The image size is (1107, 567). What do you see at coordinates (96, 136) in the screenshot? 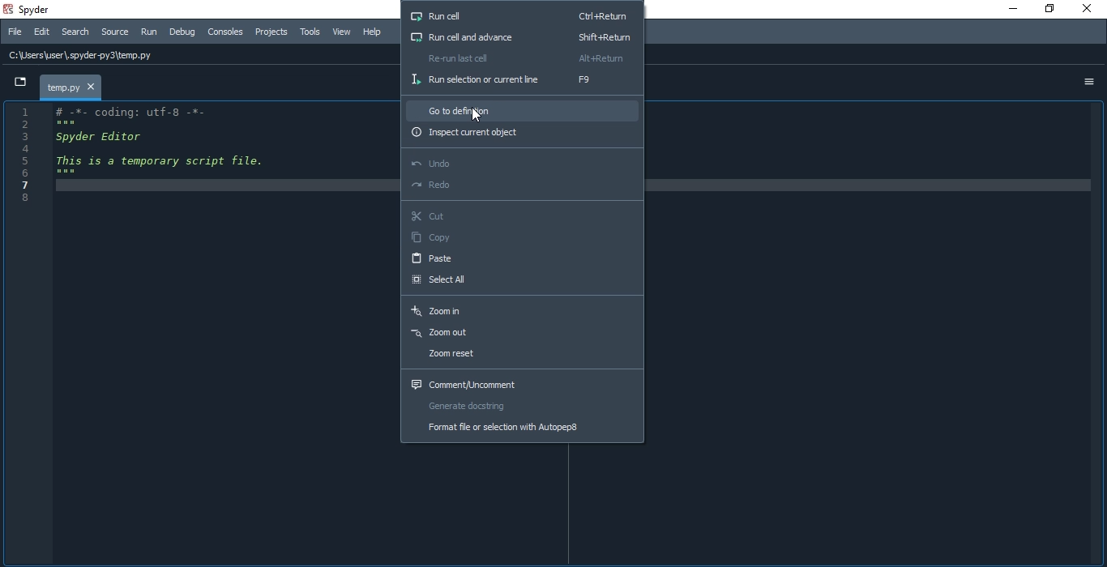
I see `3 Spyder Editor` at bounding box center [96, 136].